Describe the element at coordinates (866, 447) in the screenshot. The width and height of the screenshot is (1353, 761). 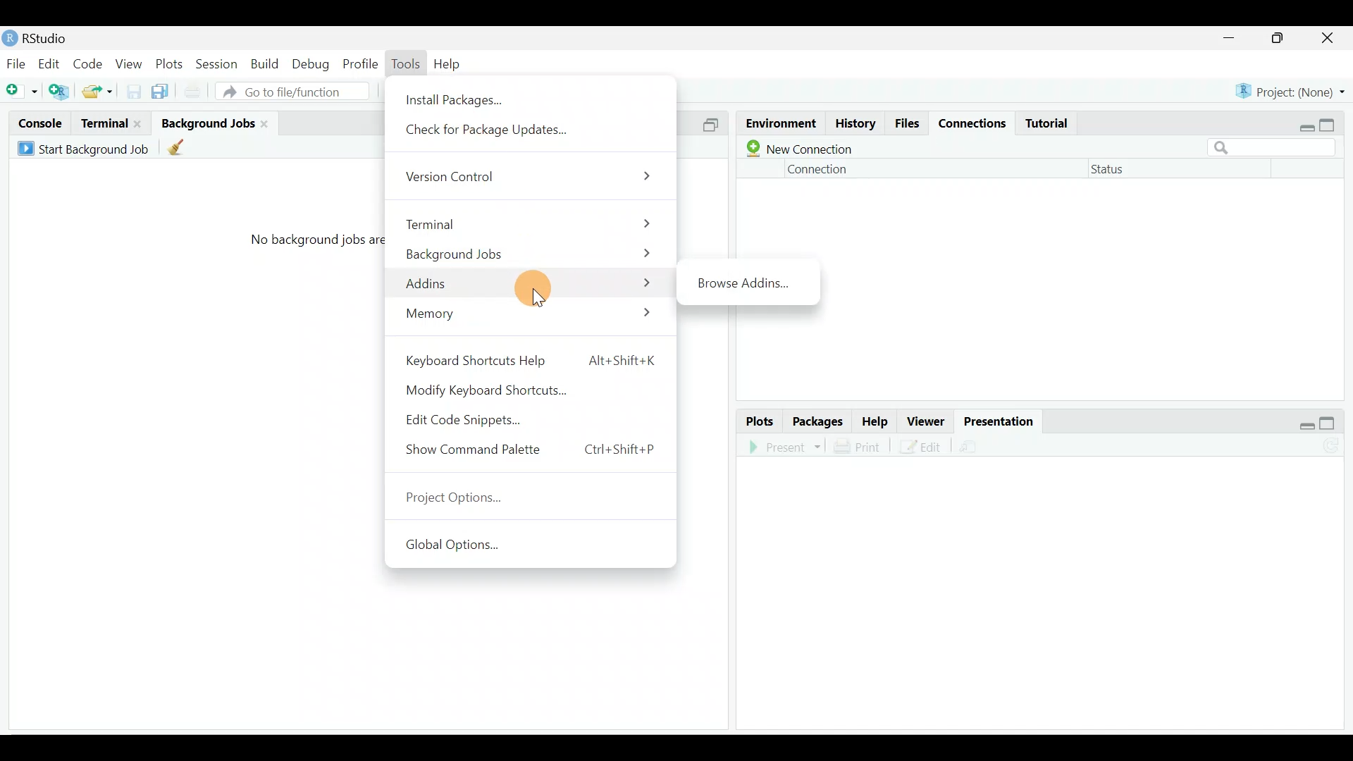
I see `Print` at that location.